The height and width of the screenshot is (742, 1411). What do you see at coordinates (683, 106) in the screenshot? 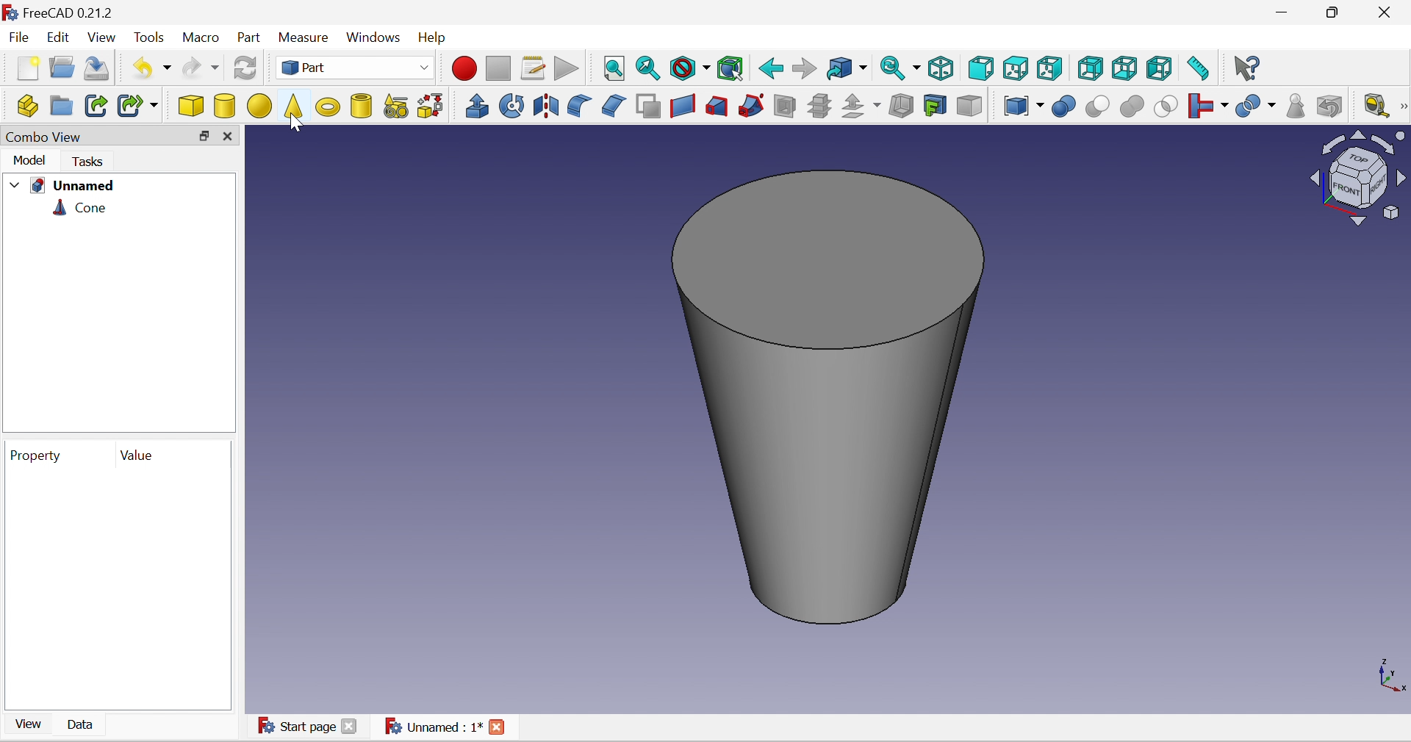
I see `Create ruled surface` at bounding box center [683, 106].